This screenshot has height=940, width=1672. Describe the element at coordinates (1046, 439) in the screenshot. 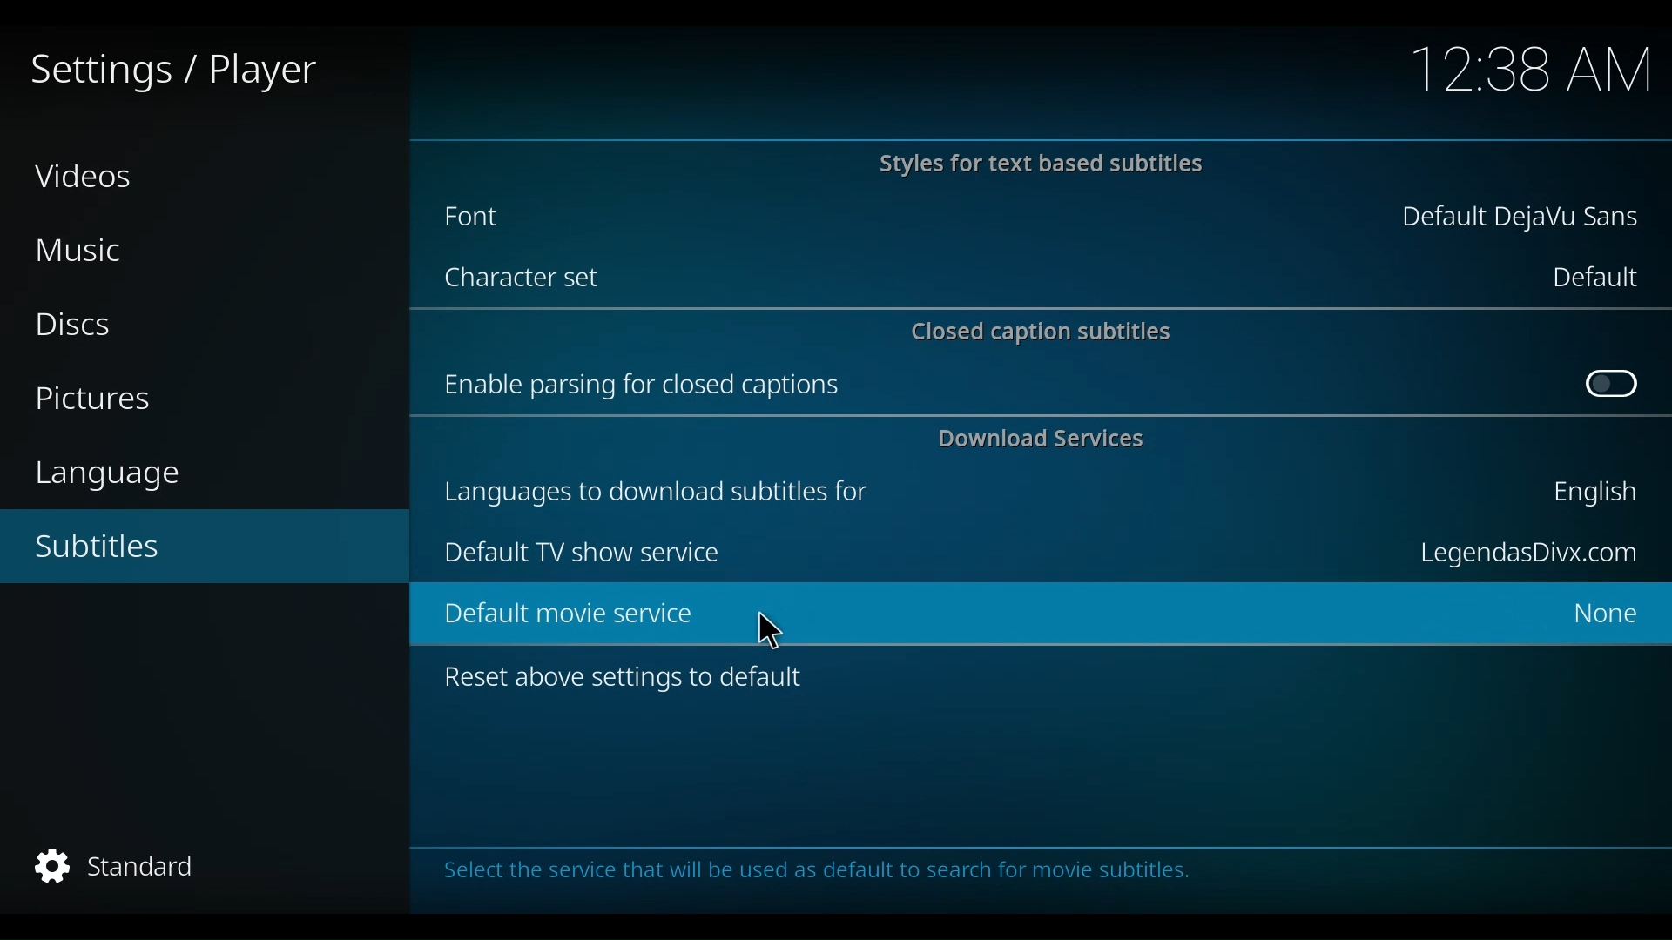

I see `Download Services` at that location.